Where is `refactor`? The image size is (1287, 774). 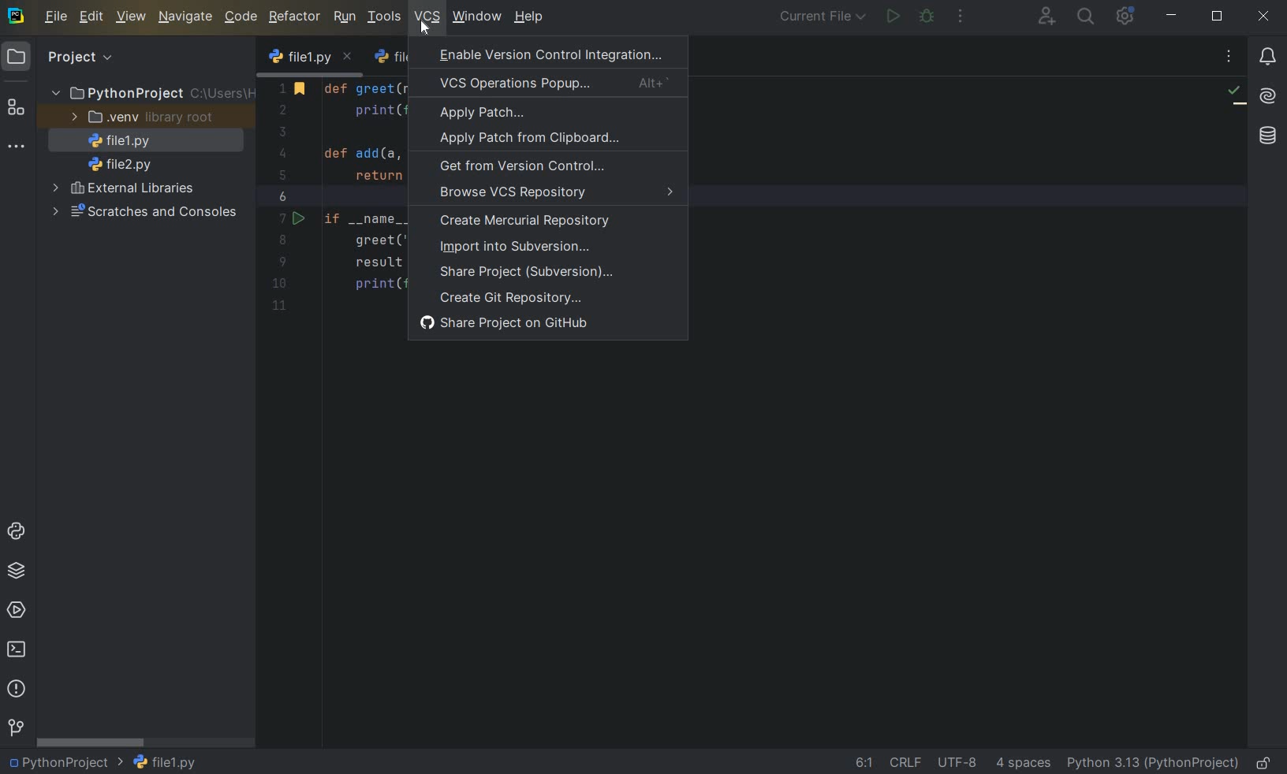
refactor is located at coordinates (295, 17).